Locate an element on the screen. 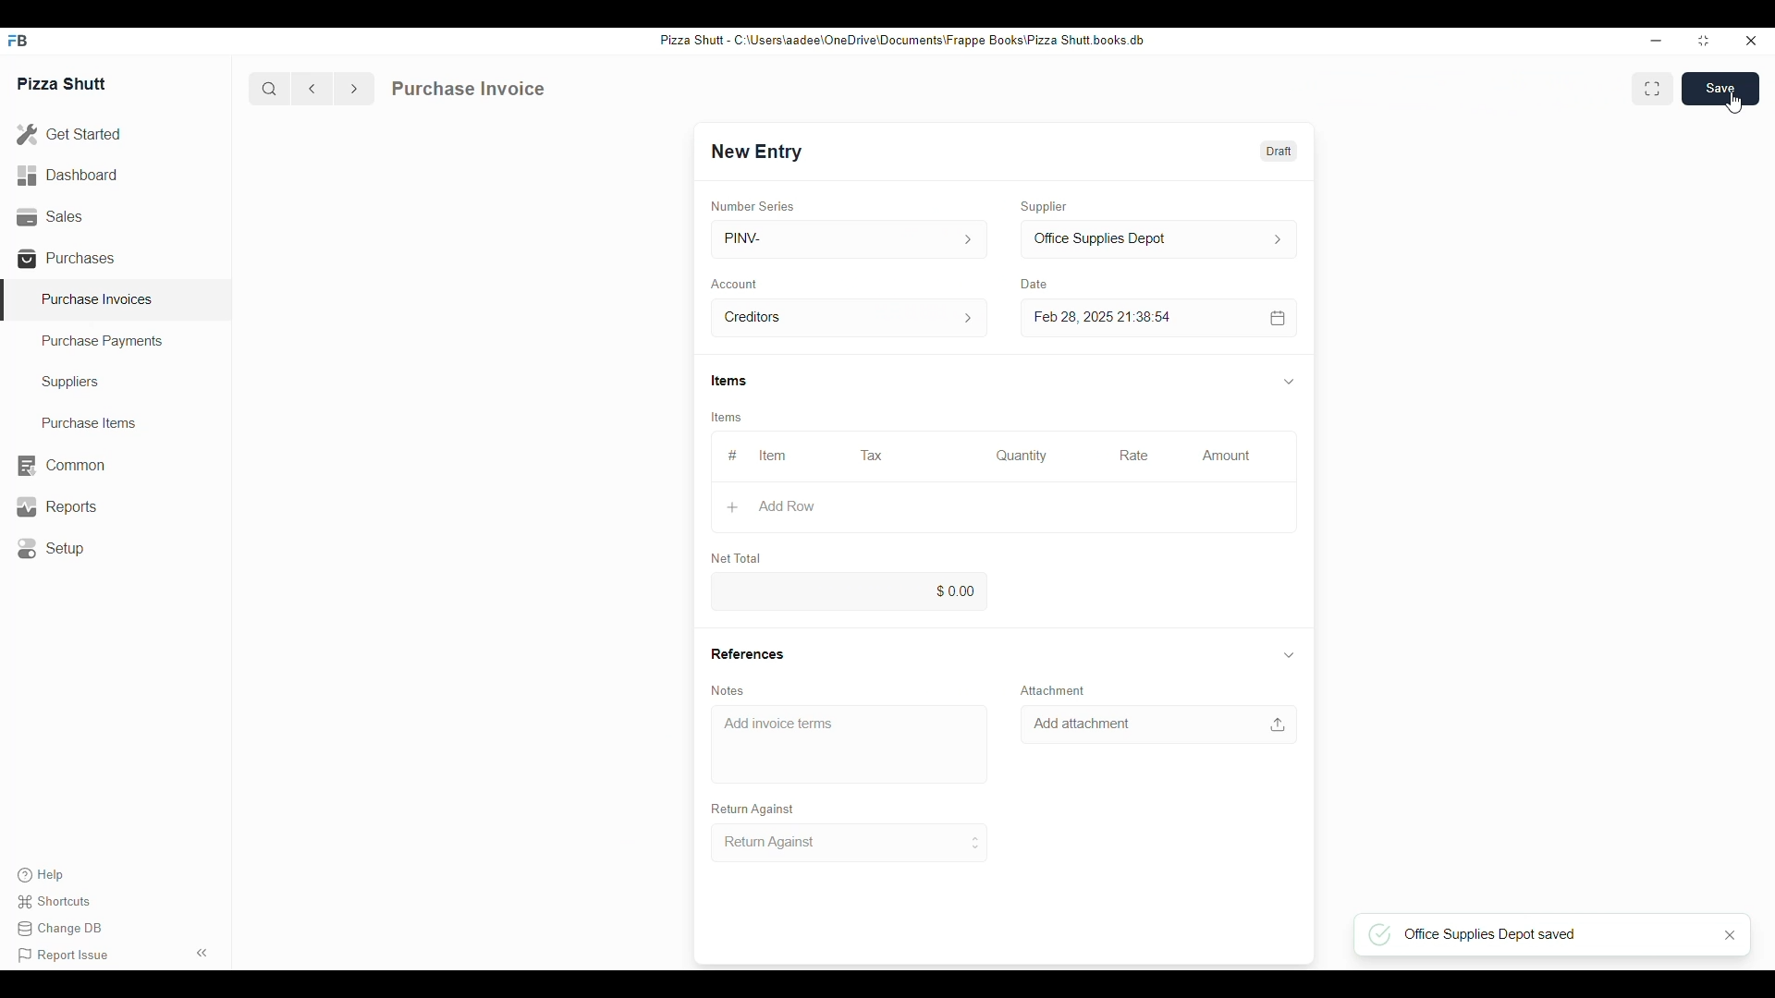 The width and height of the screenshot is (1775, 998). Return Against  is located at coordinates (851, 843).